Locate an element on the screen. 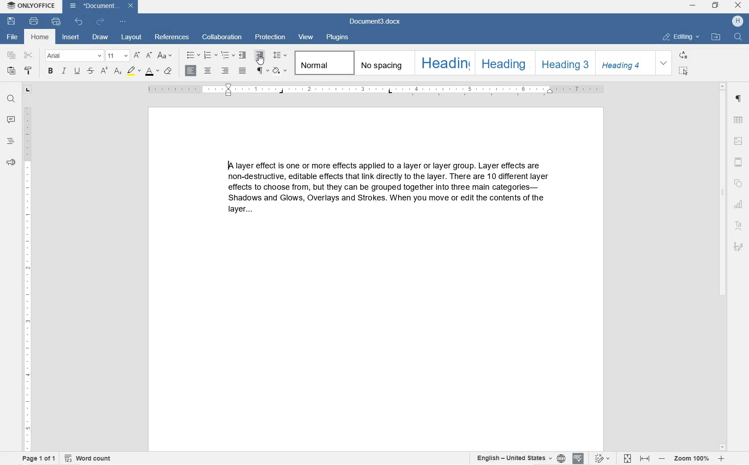 The height and width of the screenshot is (465, 749). DECREMENT FONT SIZE is located at coordinates (149, 55).